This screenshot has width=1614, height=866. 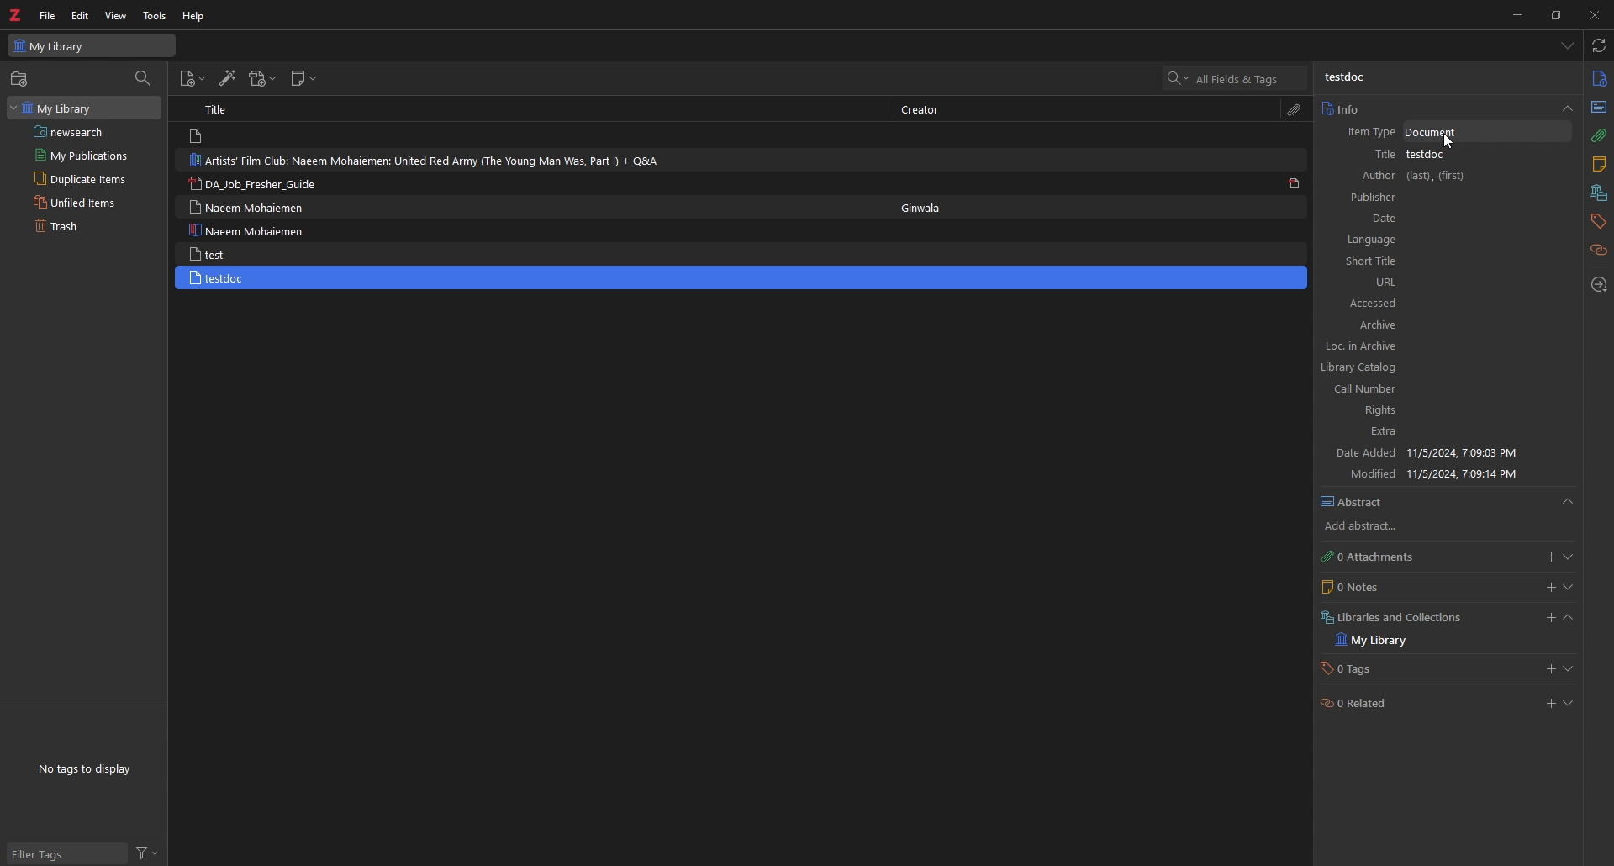 What do you see at coordinates (1569, 557) in the screenshot?
I see `show` at bounding box center [1569, 557].